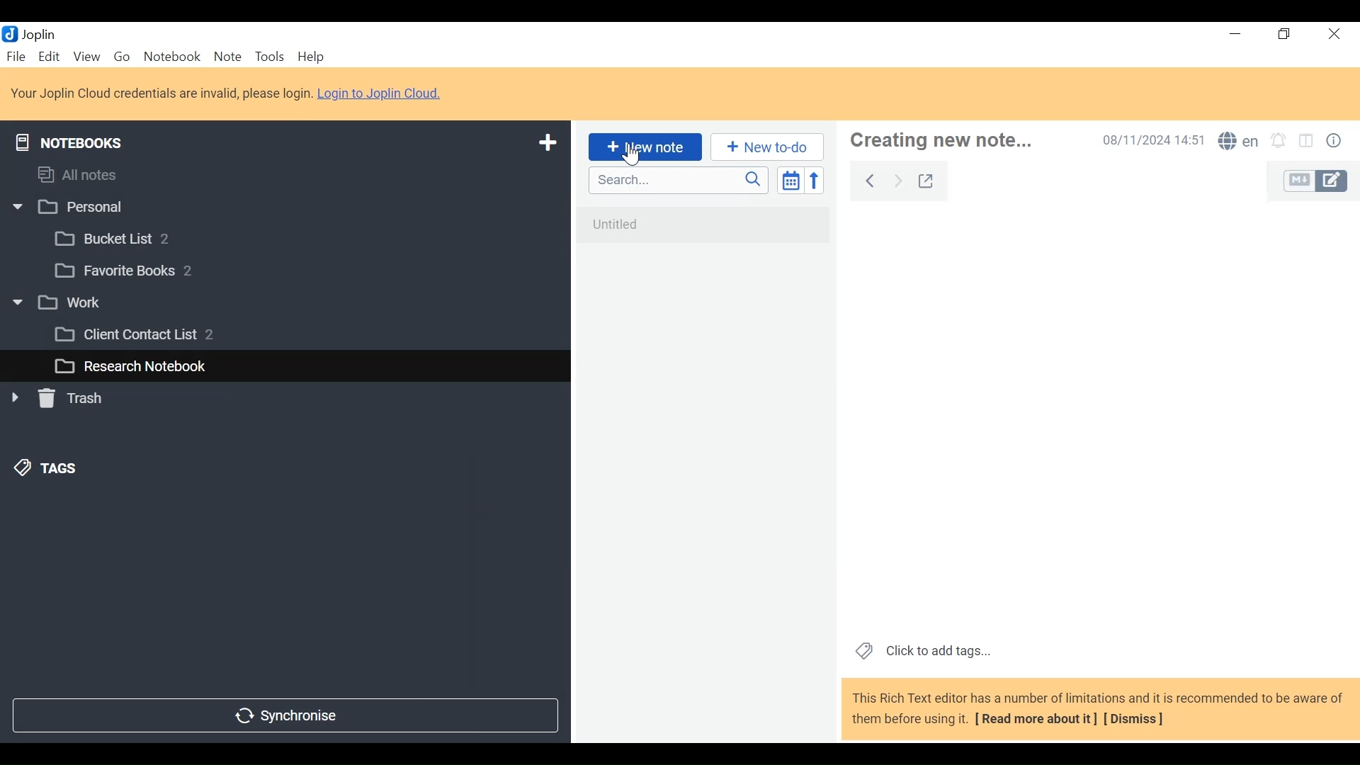 Image resolution: width=1360 pixels, height=765 pixels. What do you see at coordinates (155, 338) in the screenshot?
I see `[3 Client Contact List 2` at bounding box center [155, 338].